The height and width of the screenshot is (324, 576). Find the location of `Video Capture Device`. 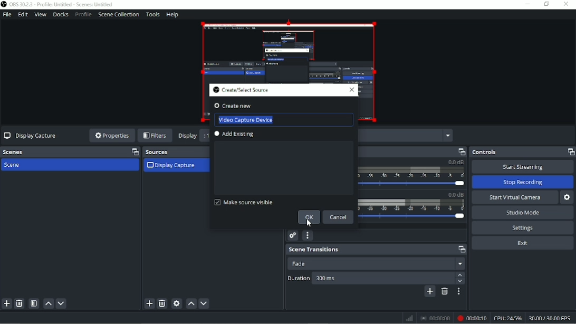

Video Capture Device is located at coordinates (246, 119).